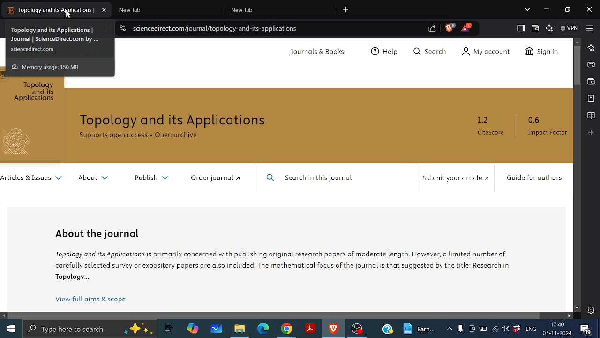 This screenshot has height=338, width=600. I want to click on Move right, so click(570, 316).